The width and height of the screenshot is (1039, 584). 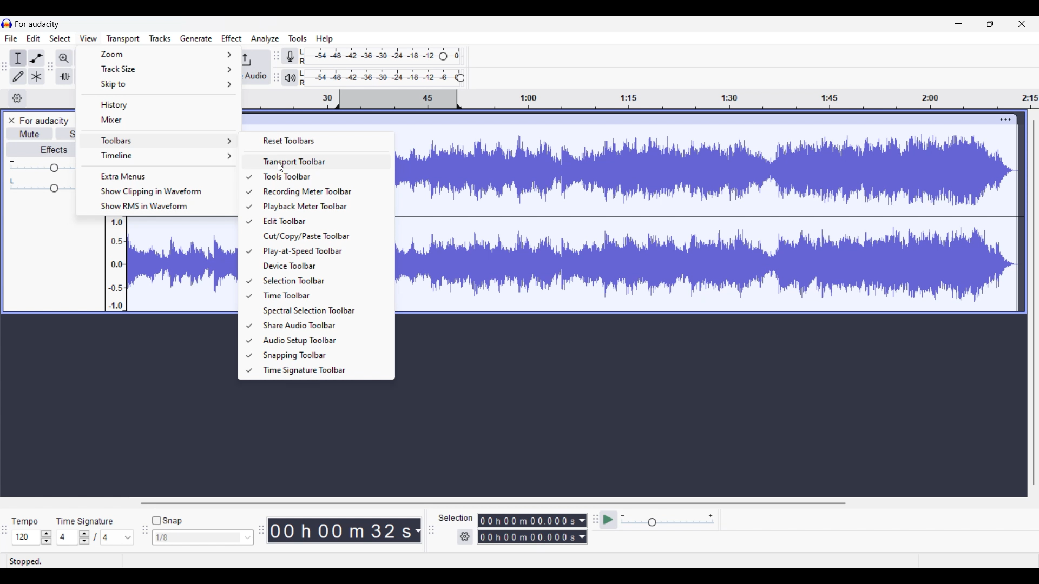 I want to click on click to drag, so click(x=620, y=120).